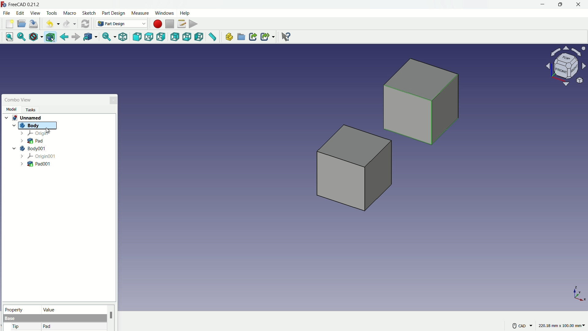 Image resolution: width=588 pixels, height=331 pixels. I want to click on base, so click(10, 319).